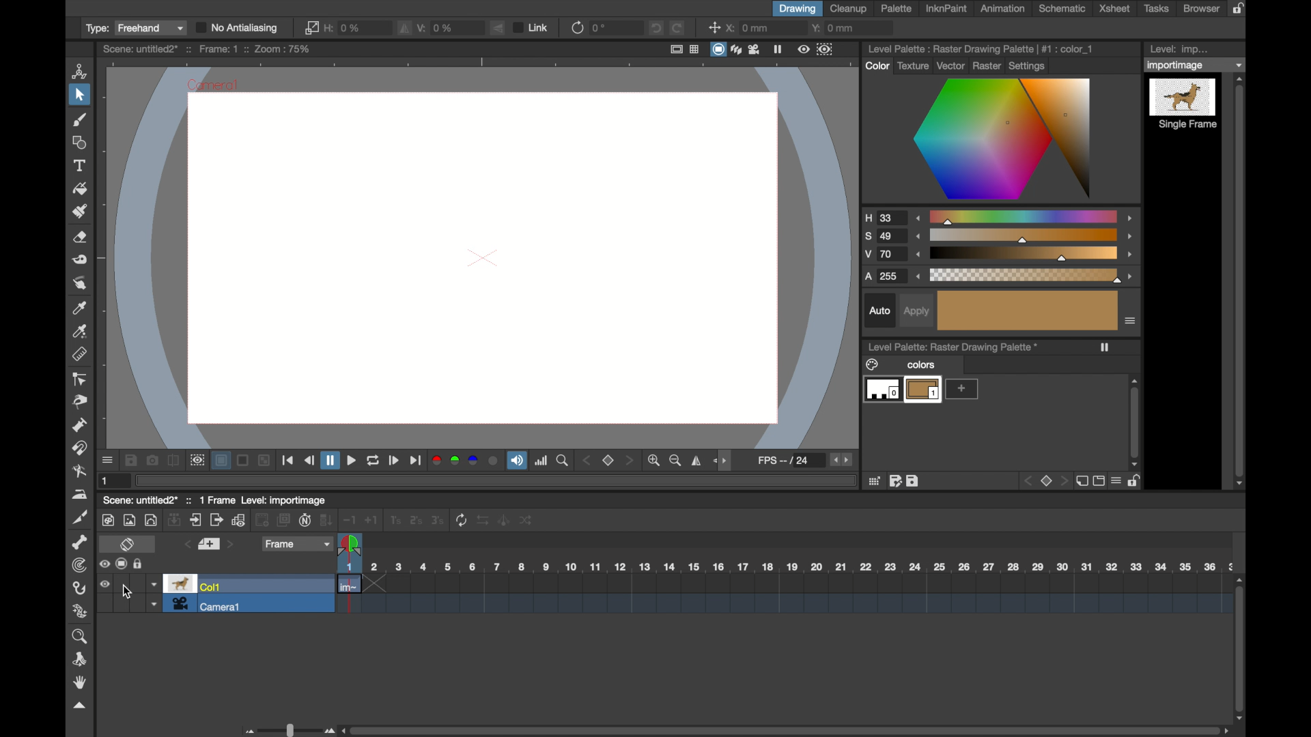 The image size is (1311, 737). Describe the element at coordinates (1028, 310) in the screenshot. I see `beige color` at that location.